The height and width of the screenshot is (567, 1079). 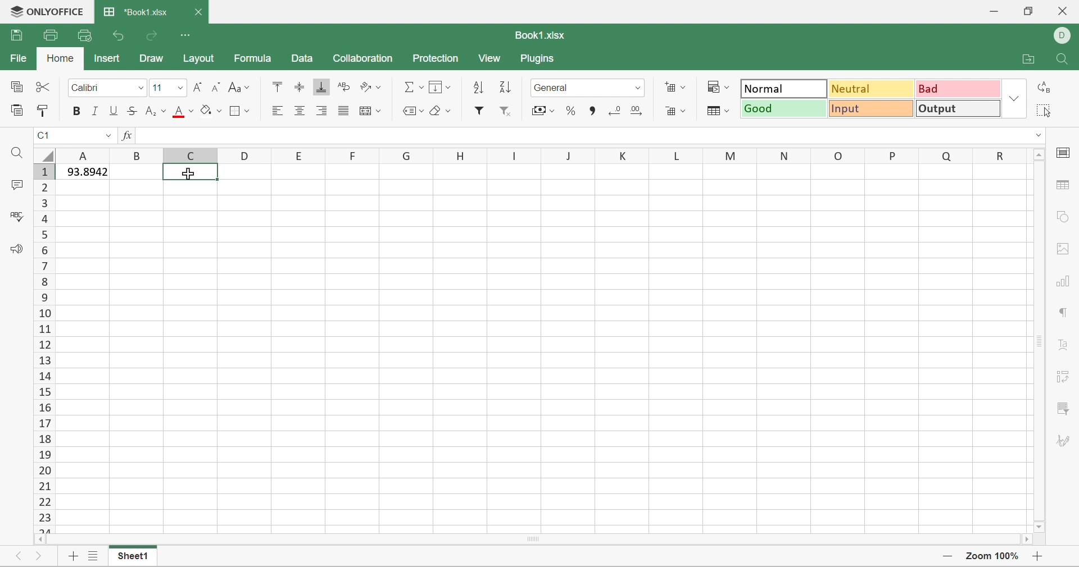 What do you see at coordinates (1027, 60) in the screenshot?
I see `Open file location` at bounding box center [1027, 60].